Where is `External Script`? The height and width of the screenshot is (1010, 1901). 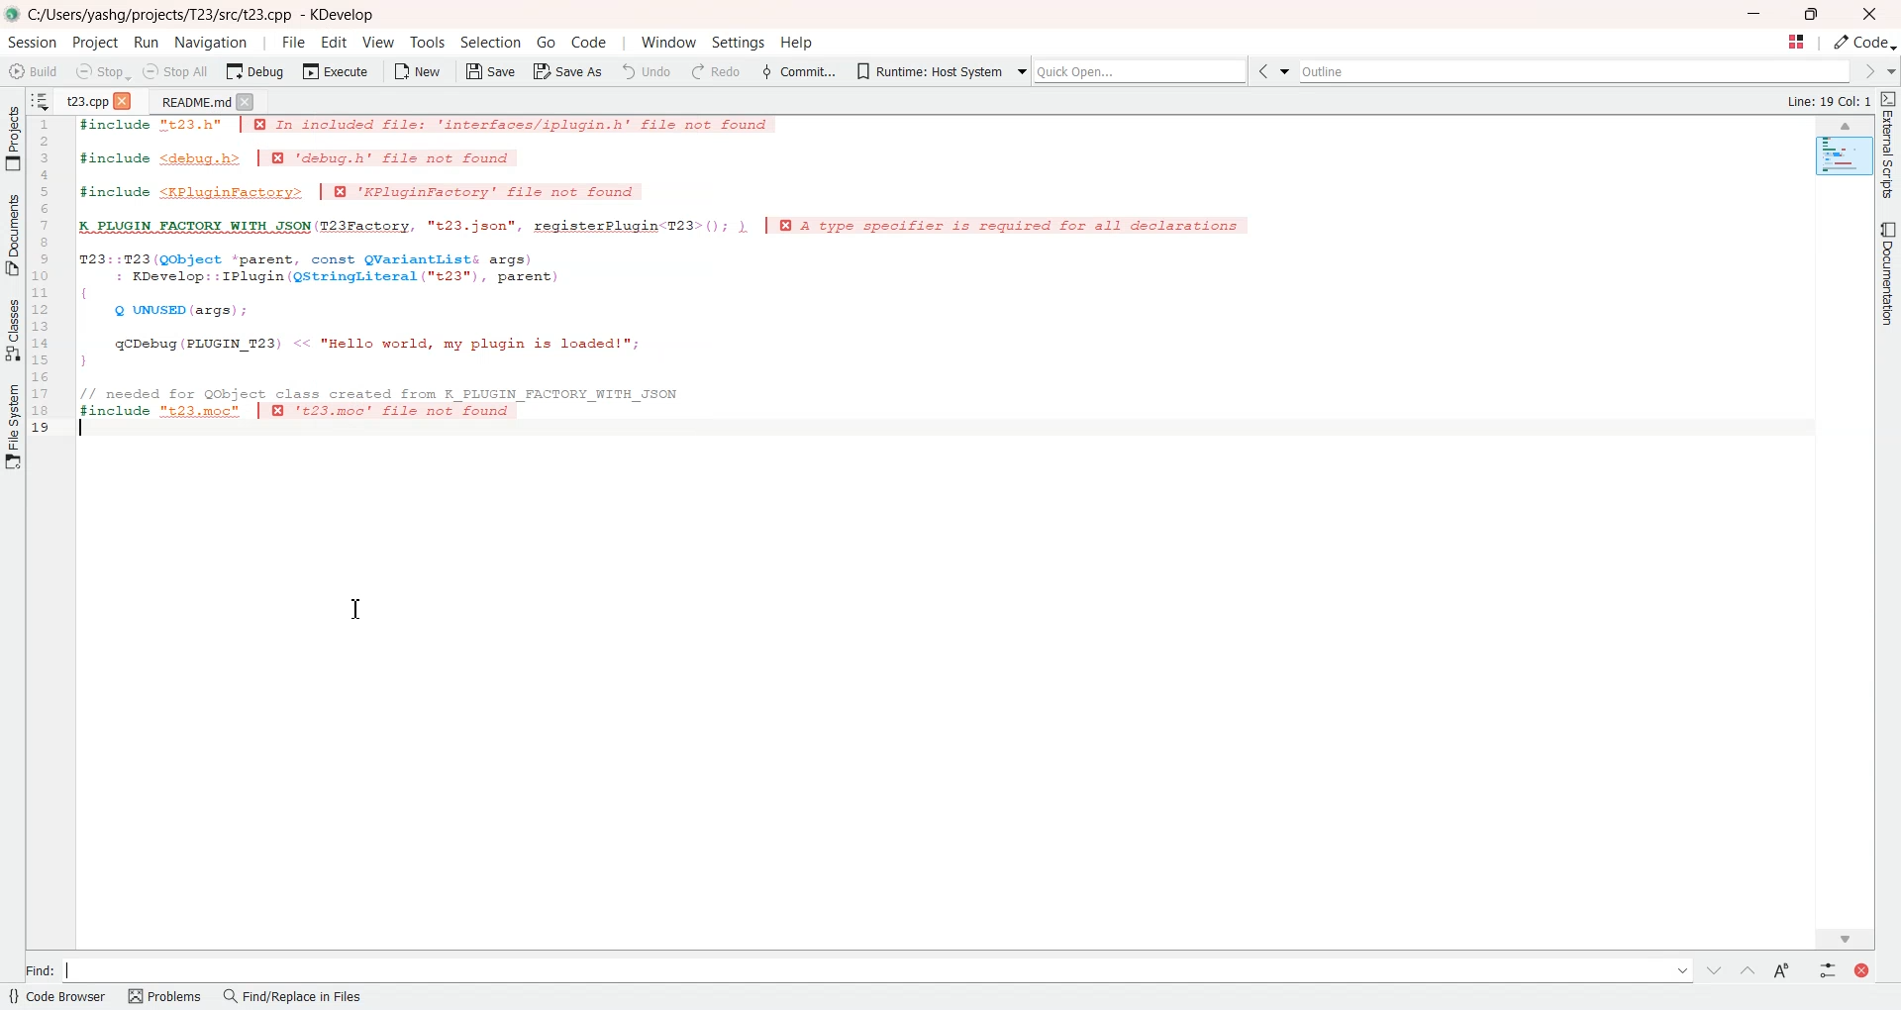
External Script is located at coordinates (1889, 148).